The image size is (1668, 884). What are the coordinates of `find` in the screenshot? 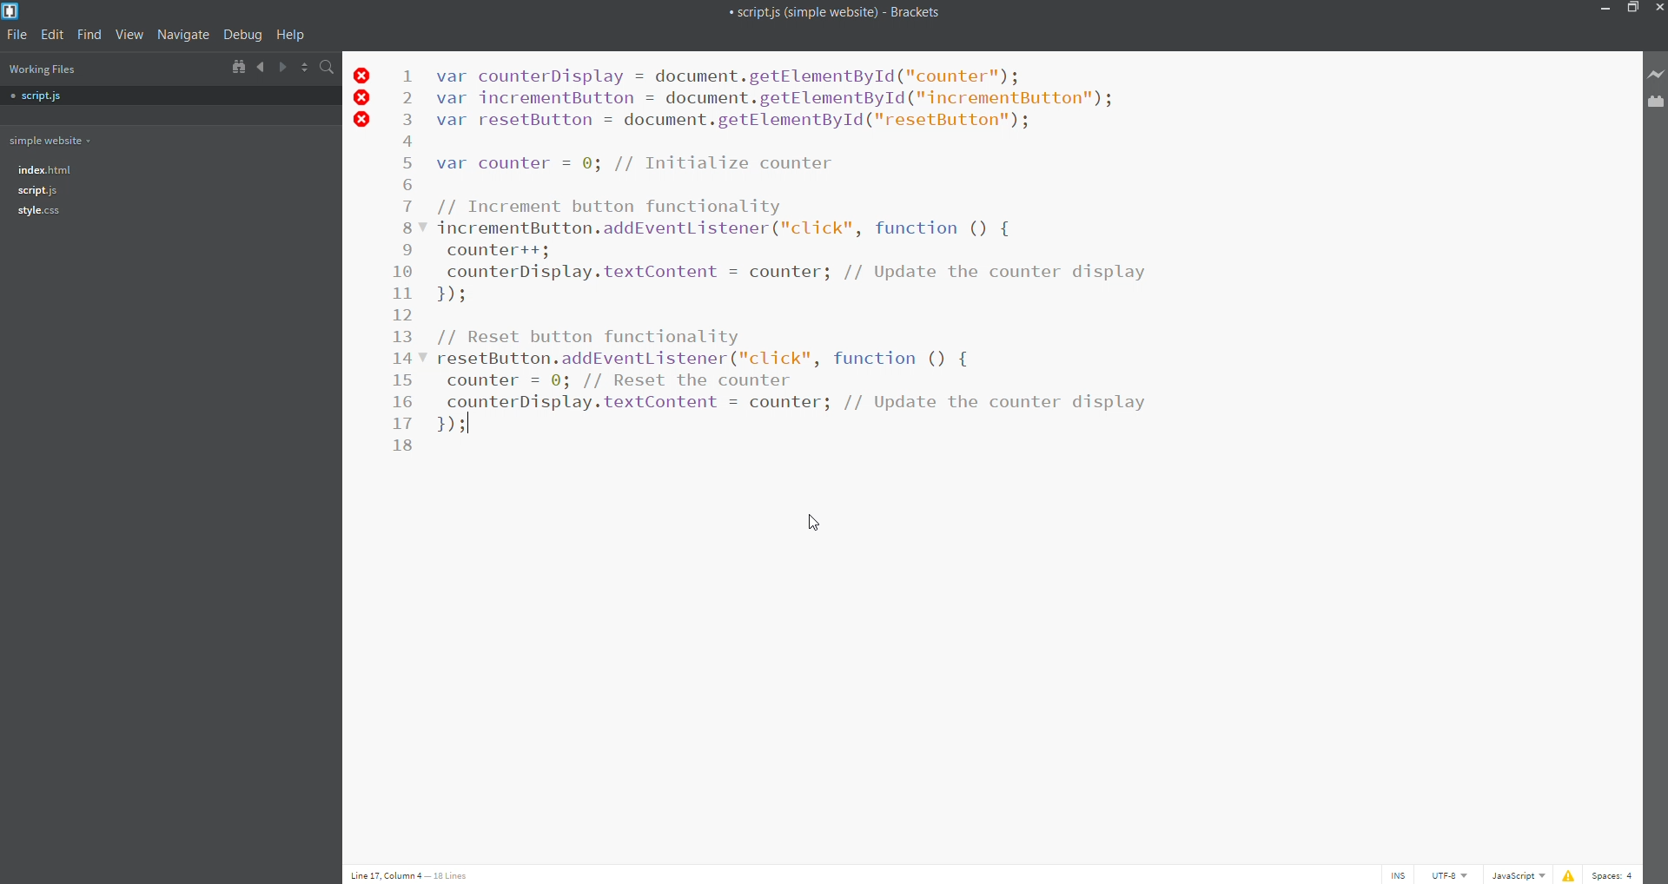 It's located at (89, 35).